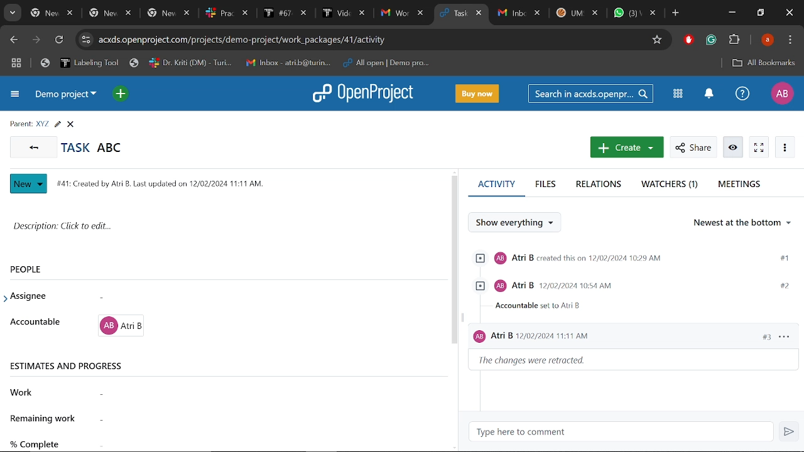 The height and width of the screenshot is (452, 804). I want to click on , so click(692, 147).